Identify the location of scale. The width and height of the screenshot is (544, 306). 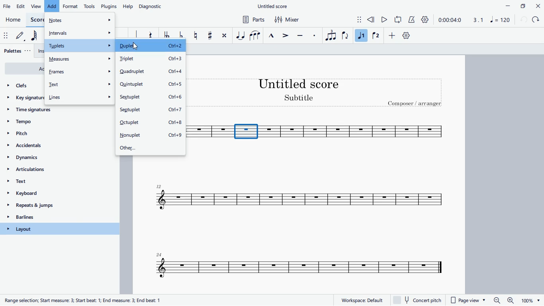
(489, 20).